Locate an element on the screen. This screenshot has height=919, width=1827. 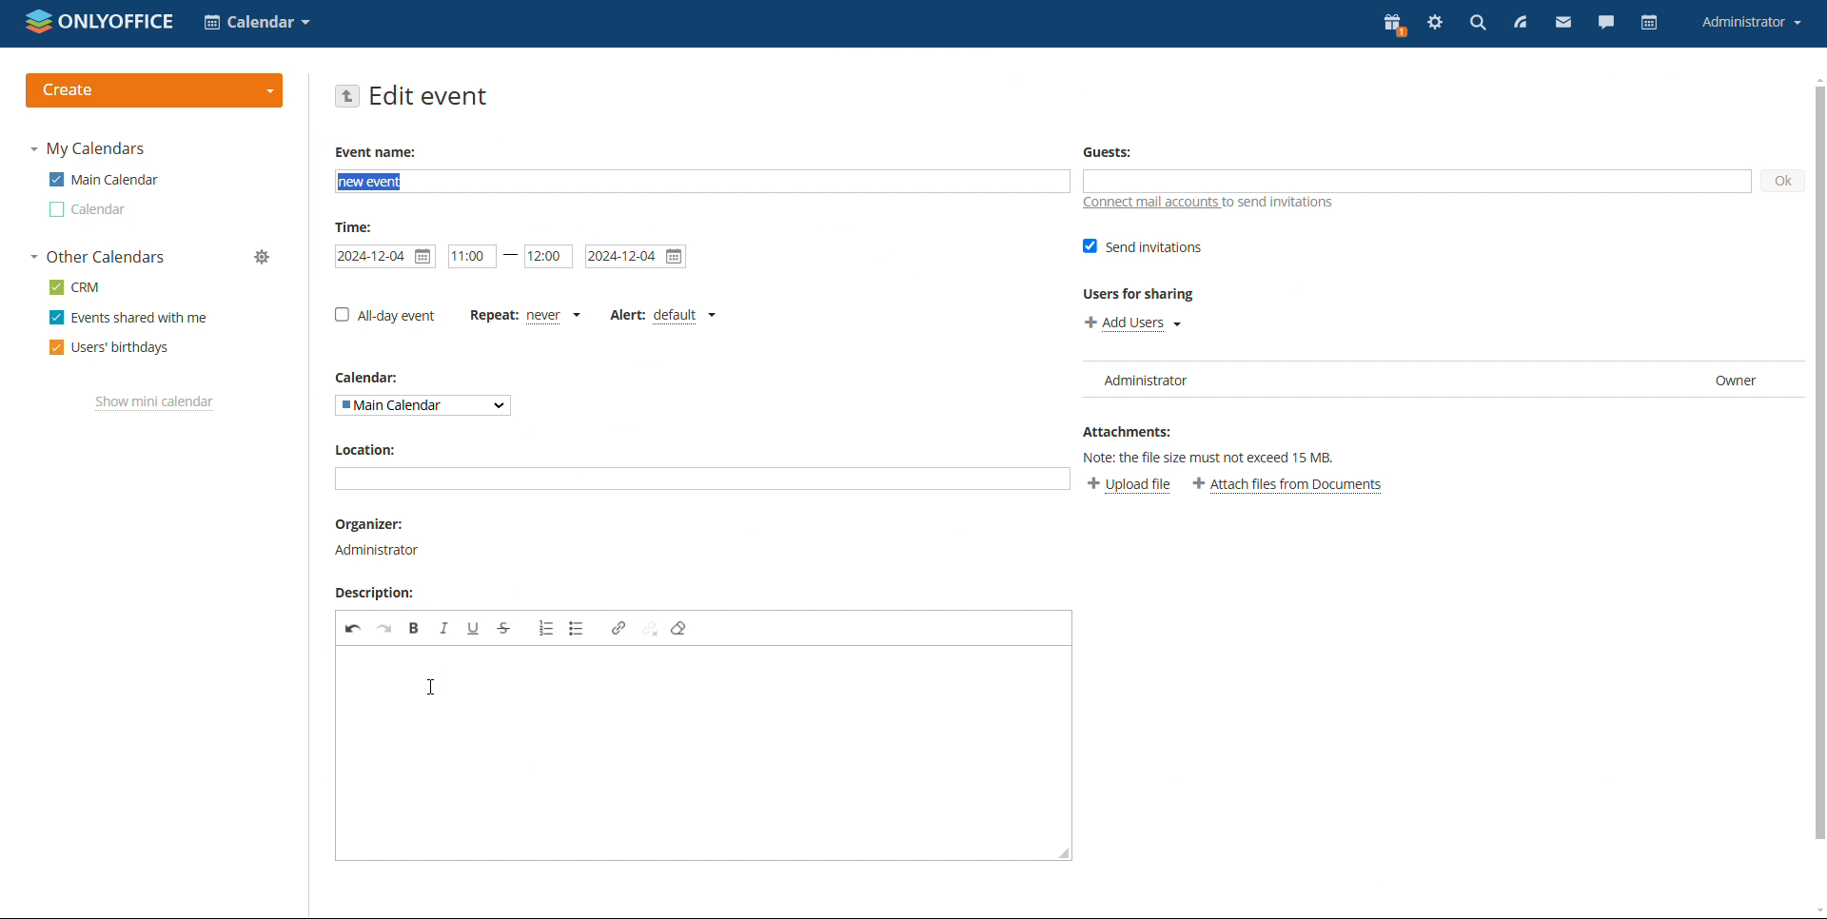
Note: the file size must not exceed 15 MB. is located at coordinates (1214, 460).